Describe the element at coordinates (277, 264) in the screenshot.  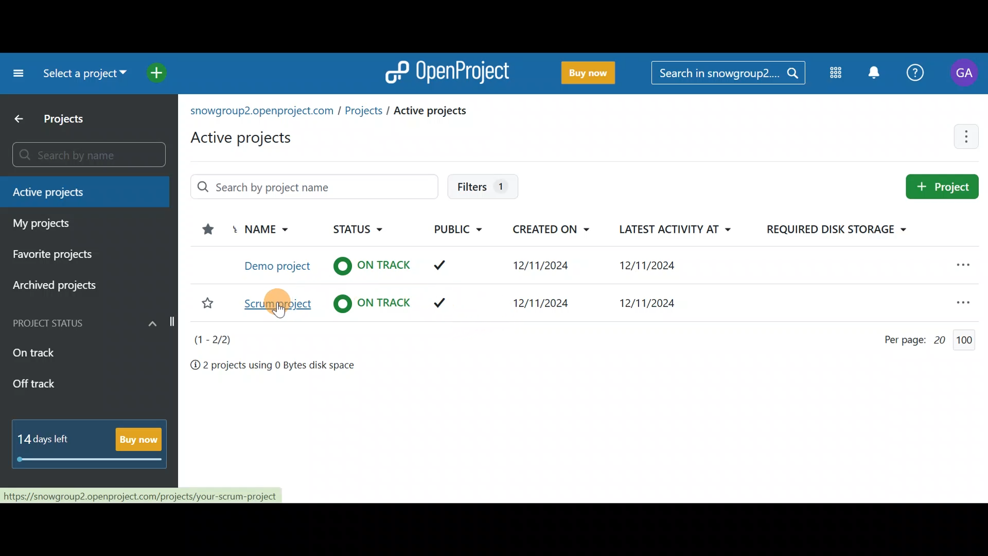
I see `Project 1` at that location.